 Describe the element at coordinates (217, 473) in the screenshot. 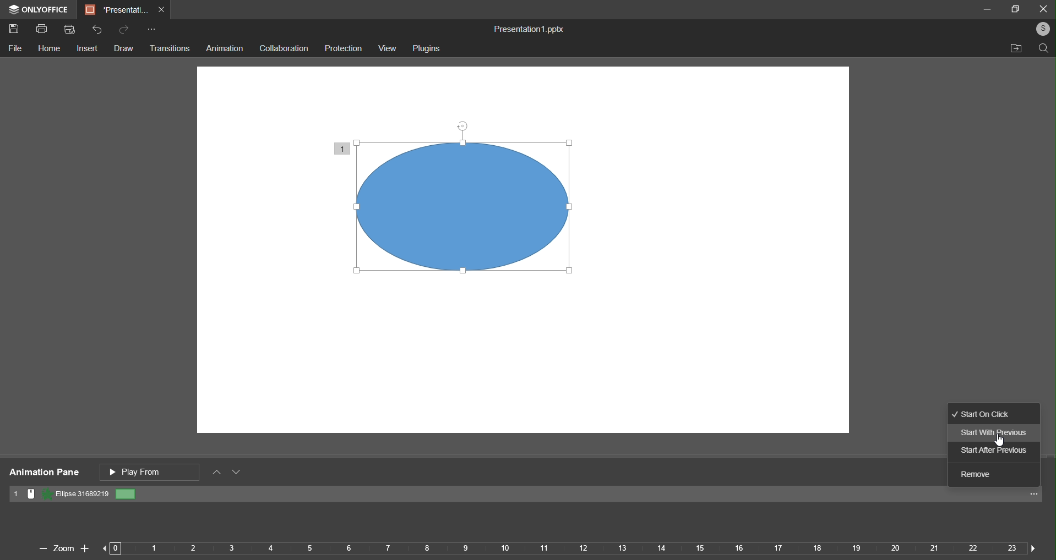

I see `move up` at that location.